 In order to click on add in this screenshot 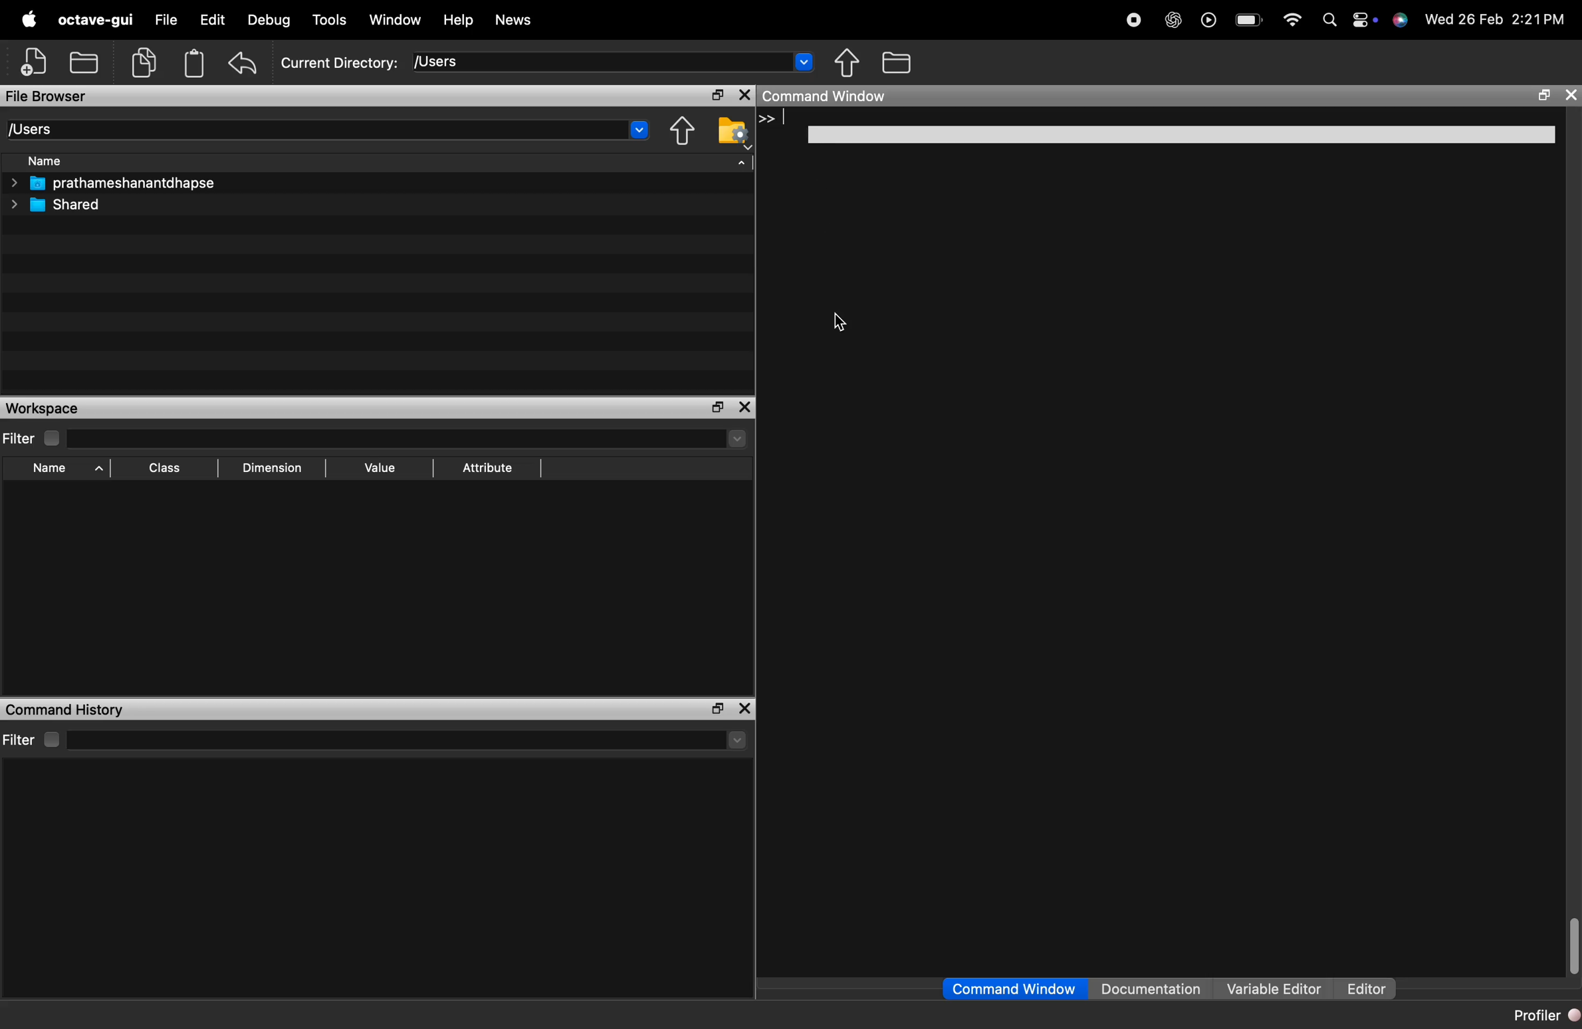, I will do `click(36, 62)`.